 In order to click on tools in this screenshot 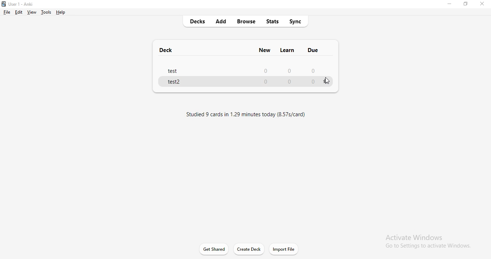, I will do `click(47, 13)`.